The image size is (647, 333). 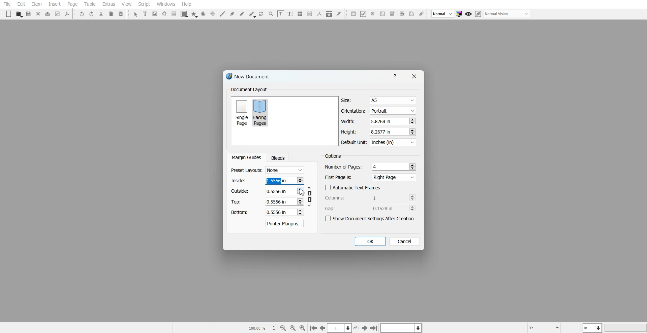 I want to click on Increase and decrease No. , so click(x=300, y=180).